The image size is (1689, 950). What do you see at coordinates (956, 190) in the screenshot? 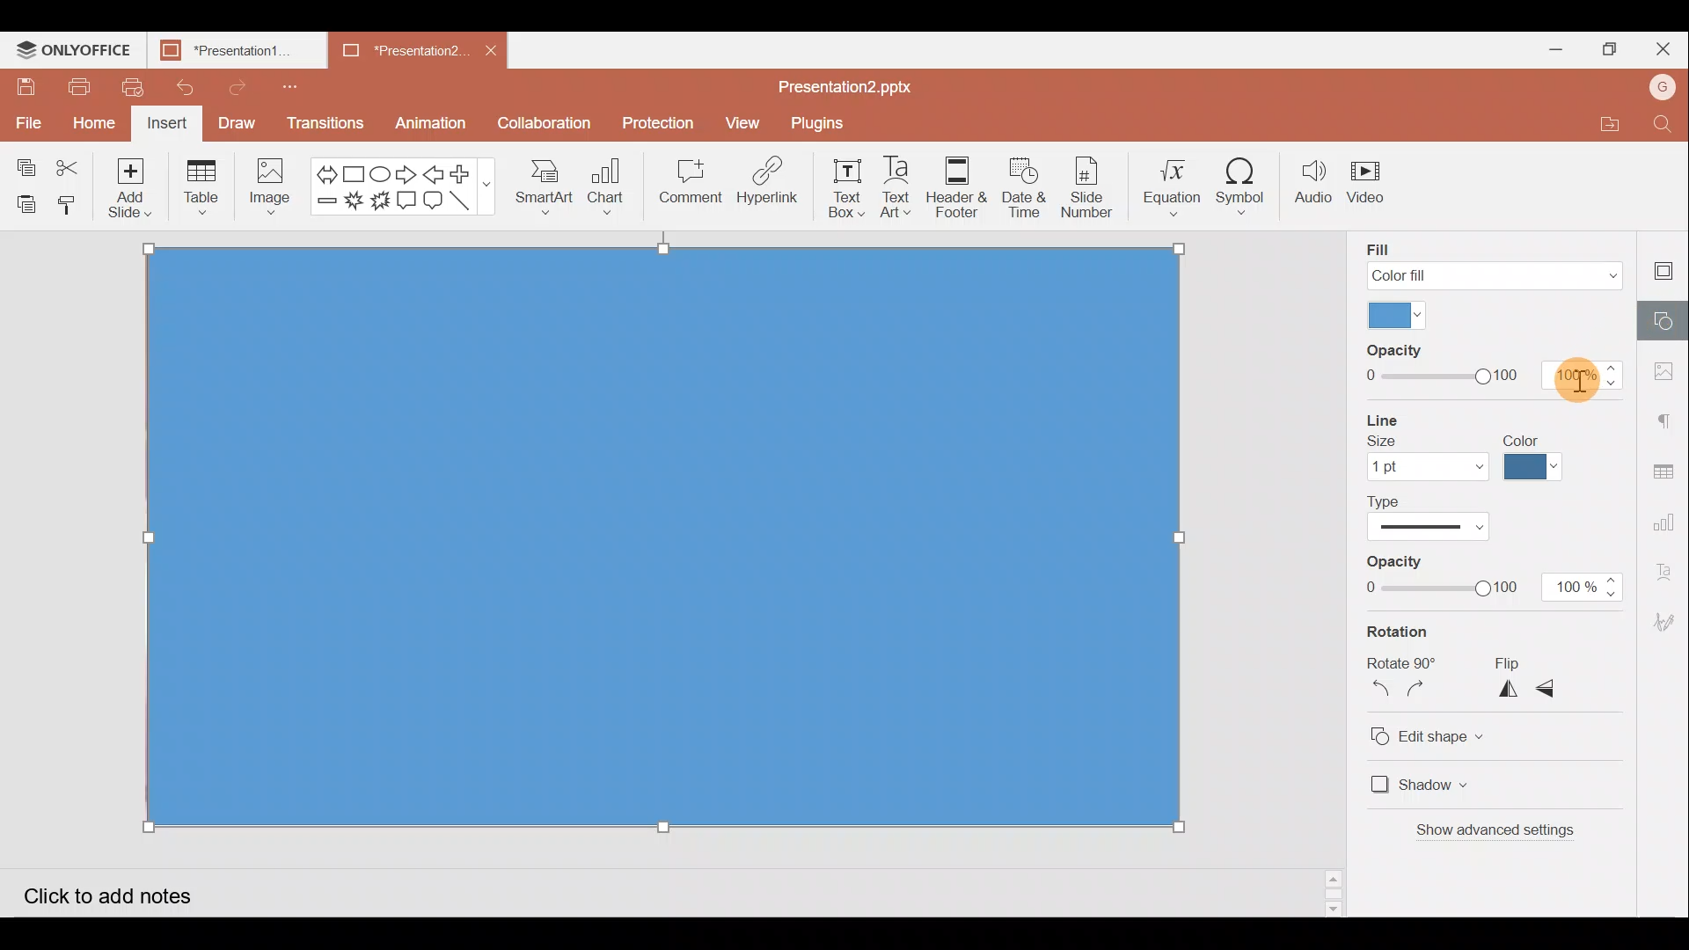
I see `Header & footer` at bounding box center [956, 190].